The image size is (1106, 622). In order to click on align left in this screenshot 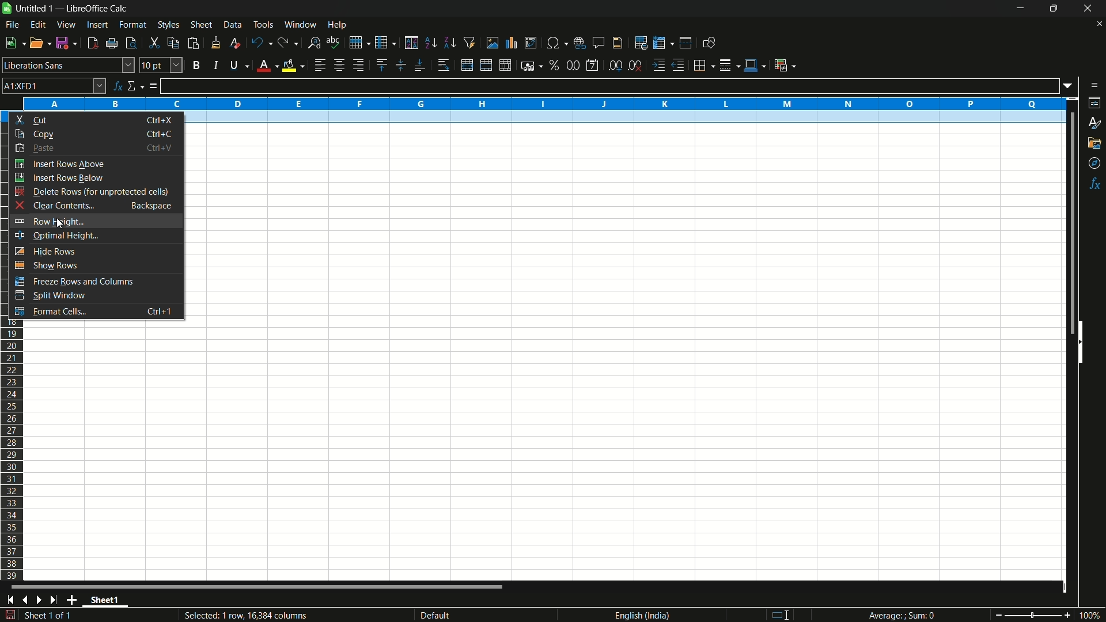, I will do `click(319, 66)`.